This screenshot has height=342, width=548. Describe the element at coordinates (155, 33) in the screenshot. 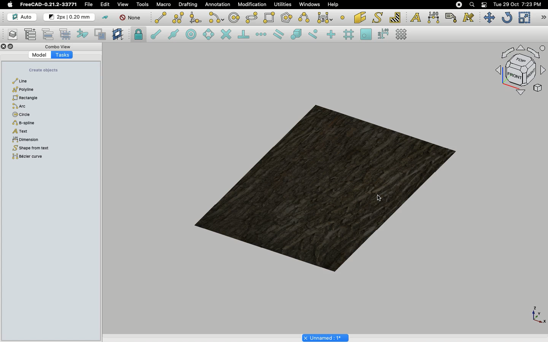

I see `Snap endpoint` at that location.